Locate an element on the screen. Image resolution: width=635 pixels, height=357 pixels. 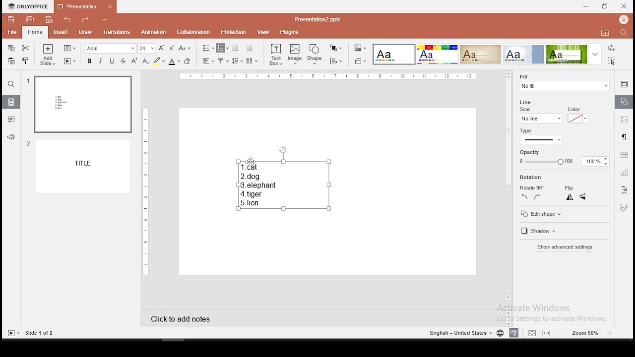
scroll bar is located at coordinates (508, 186).